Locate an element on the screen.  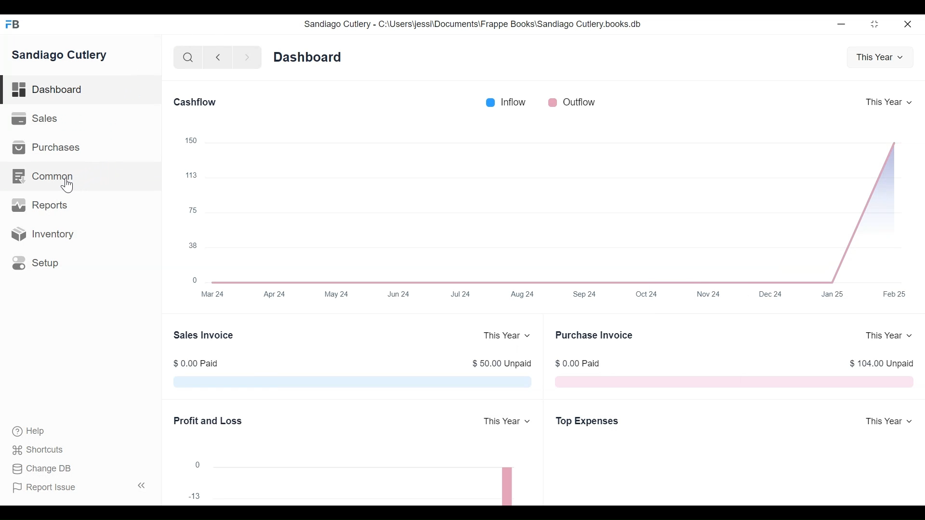
Jun 24 is located at coordinates (399, 294).